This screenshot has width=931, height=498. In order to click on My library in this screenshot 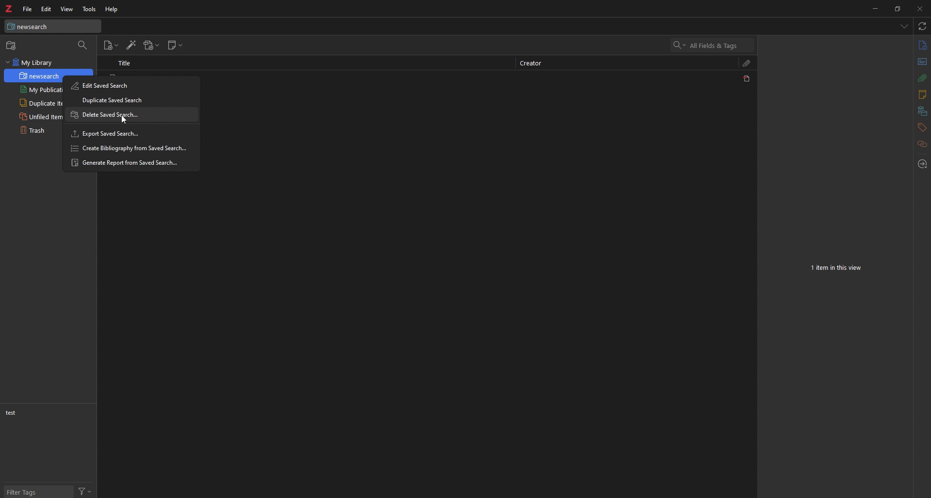, I will do `click(30, 62)`.